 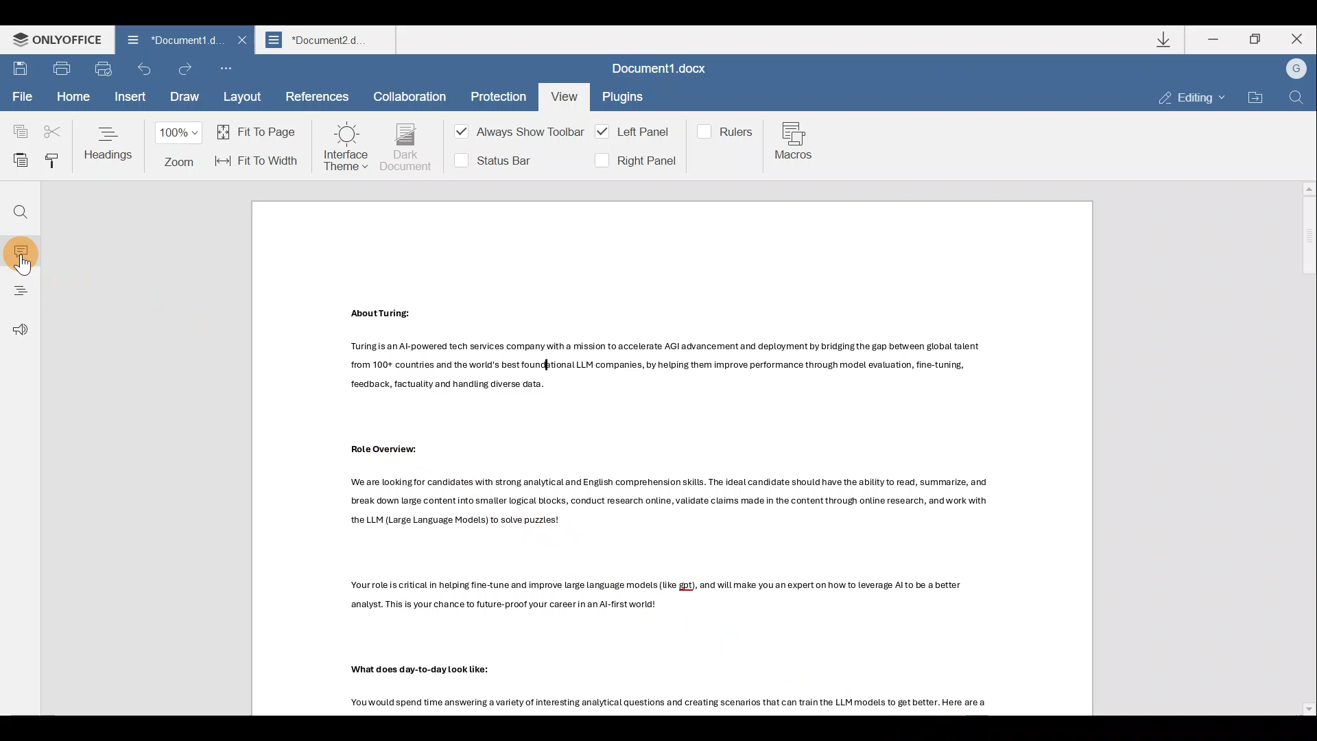 What do you see at coordinates (23, 265) in the screenshot?
I see `` at bounding box center [23, 265].